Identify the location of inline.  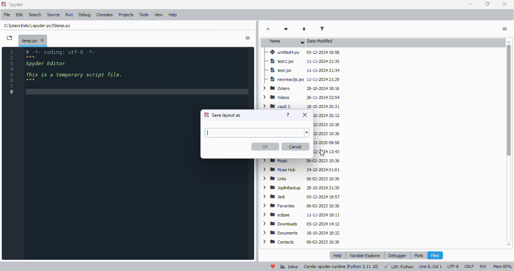
(289, 267).